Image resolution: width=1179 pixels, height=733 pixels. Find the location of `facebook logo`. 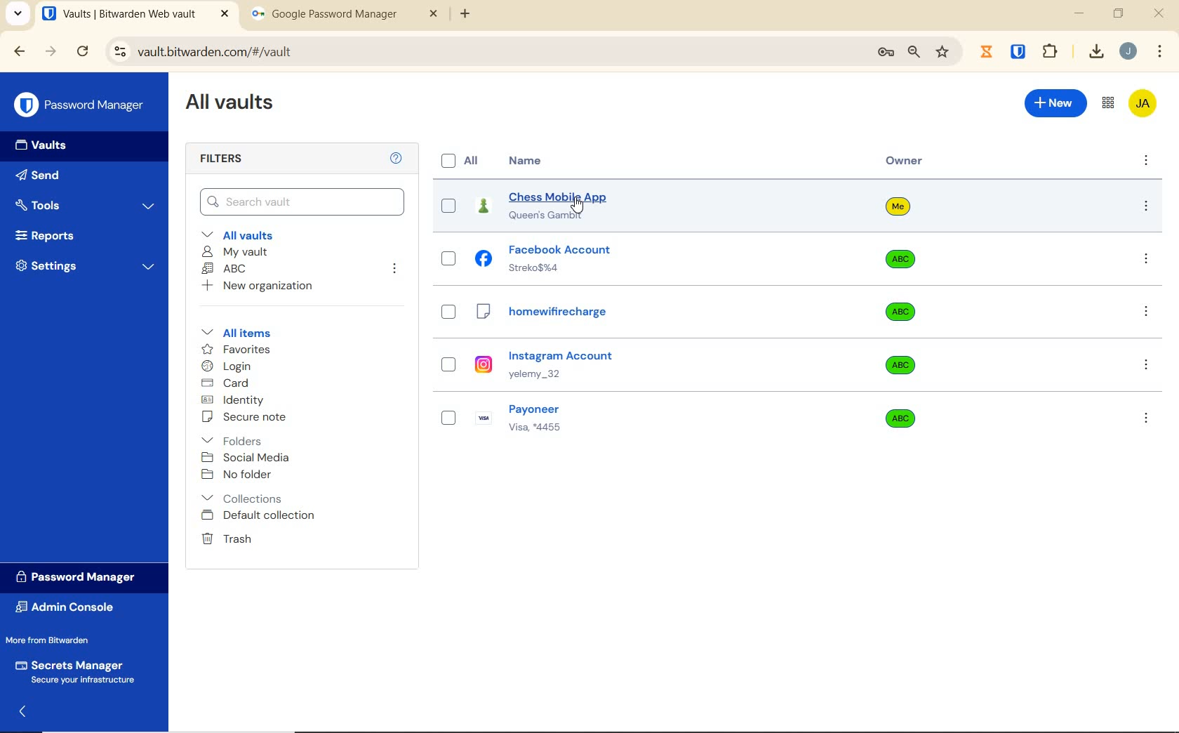

facebook logo is located at coordinates (484, 256).